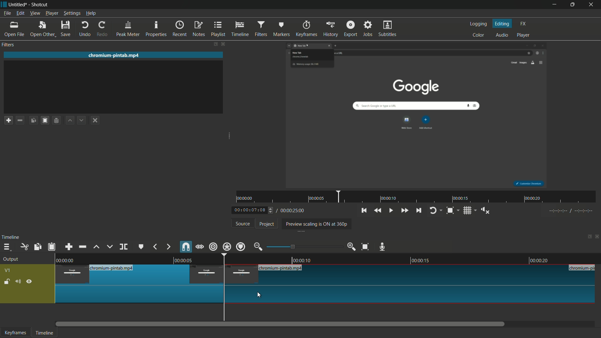  What do you see at coordinates (523, 34) in the screenshot?
I see `player` at bounding box center [523, 34].